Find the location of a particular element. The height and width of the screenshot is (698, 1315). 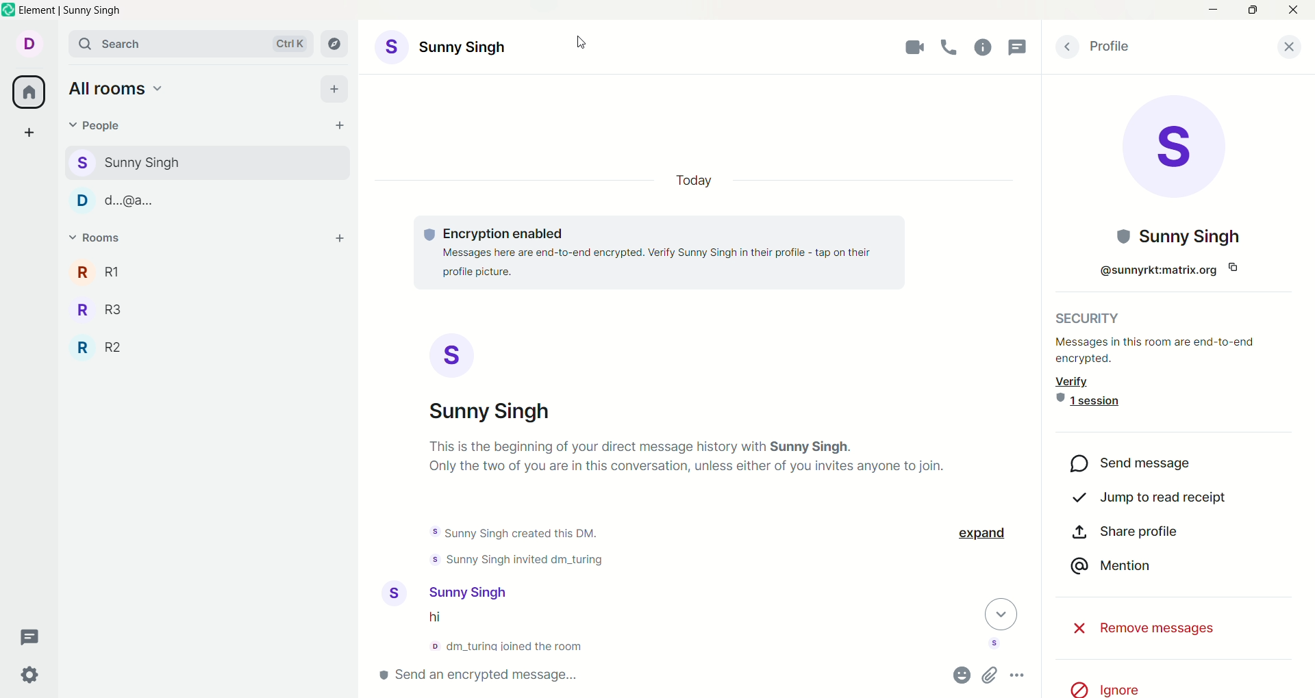

Other Options is located at coordinates (1019, 675).